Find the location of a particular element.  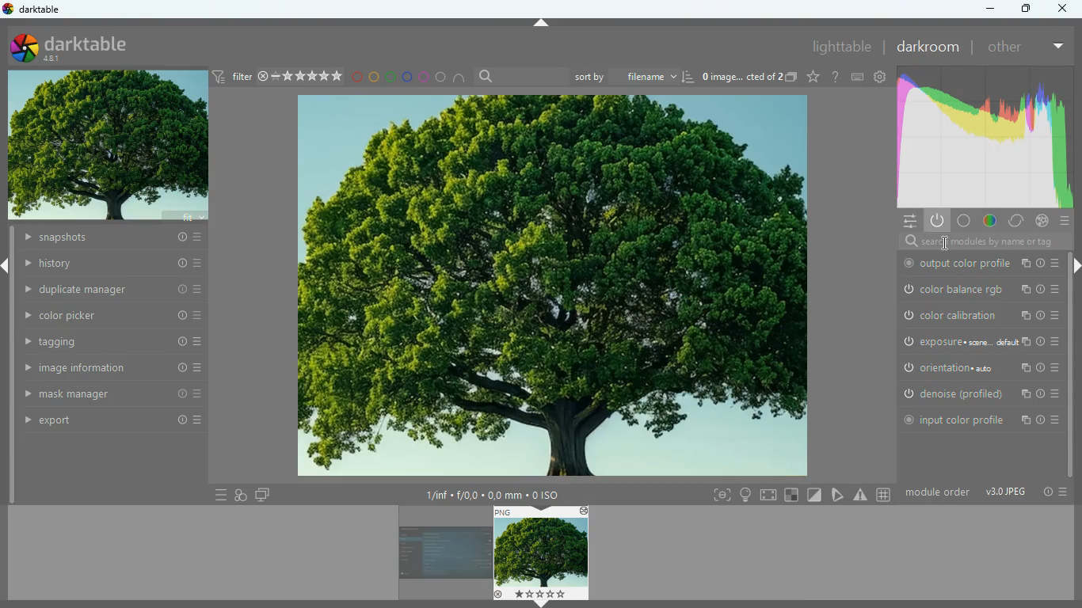

color is located at coordinates (986, 221).